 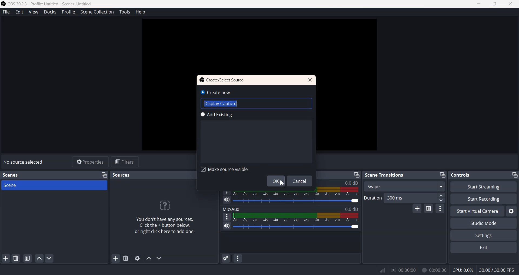 I want to click on View, so click(x=33, y=12).